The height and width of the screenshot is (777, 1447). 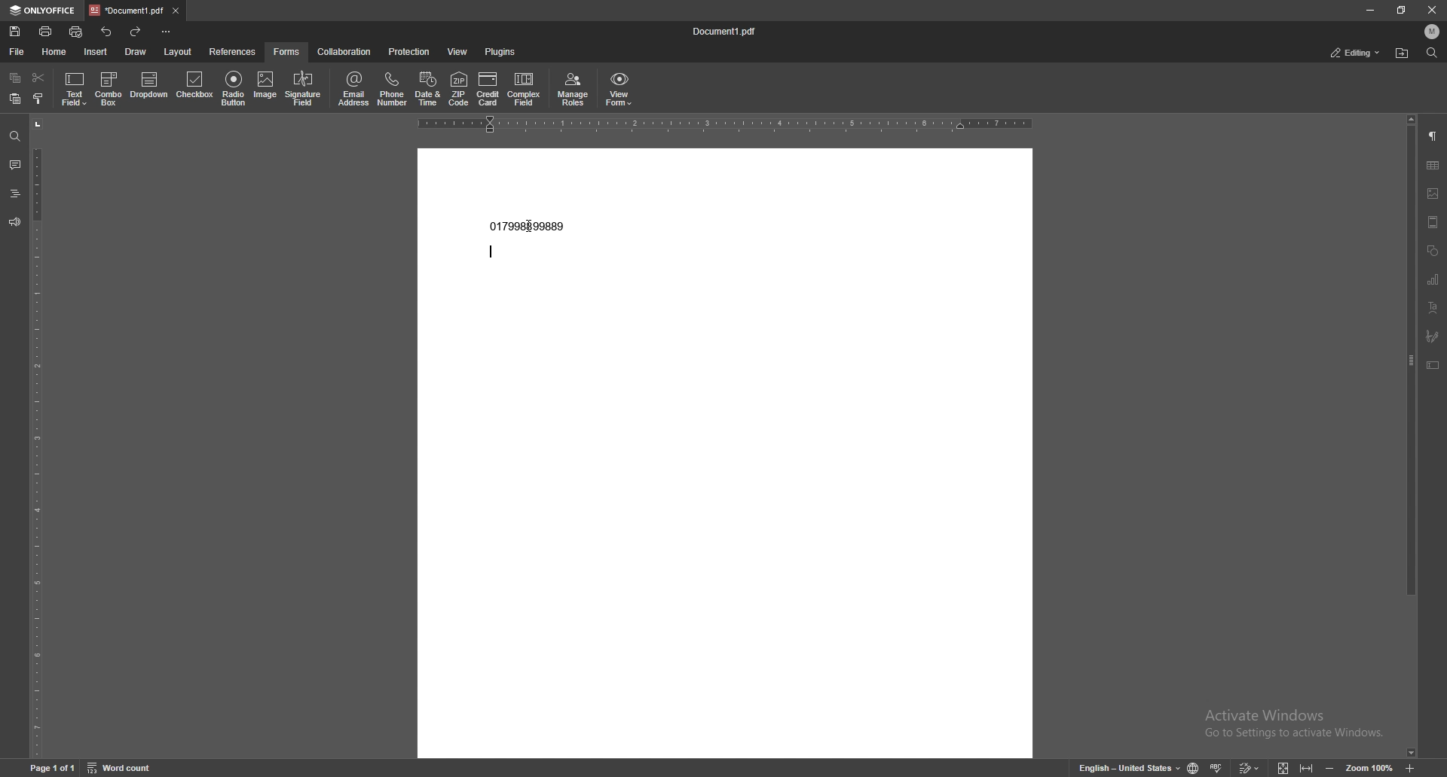 What do you see at coordinates (14, 223) in the screenshot?
I see `feedback` at bounding box center [14, 223].